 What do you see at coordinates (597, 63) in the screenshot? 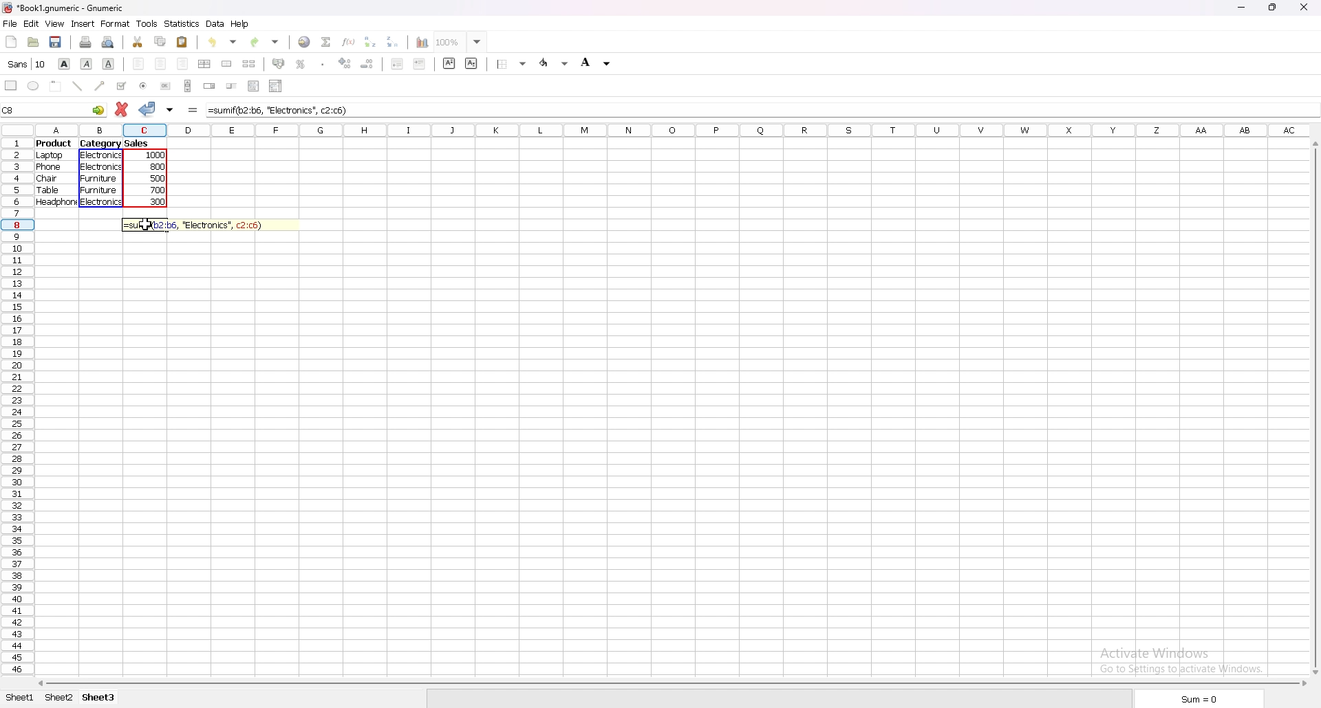
I see `background` at bounding box center [597, 63].